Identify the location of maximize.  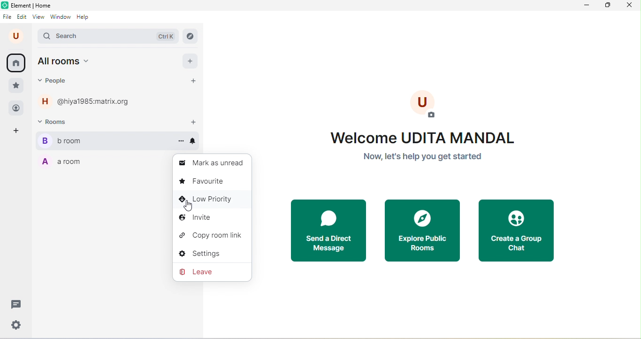
(607, 5).